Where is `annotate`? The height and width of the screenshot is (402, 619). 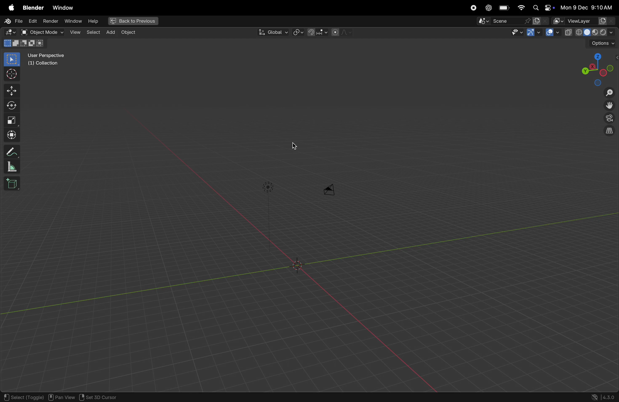 annotate is located at coordinates (12, 151).